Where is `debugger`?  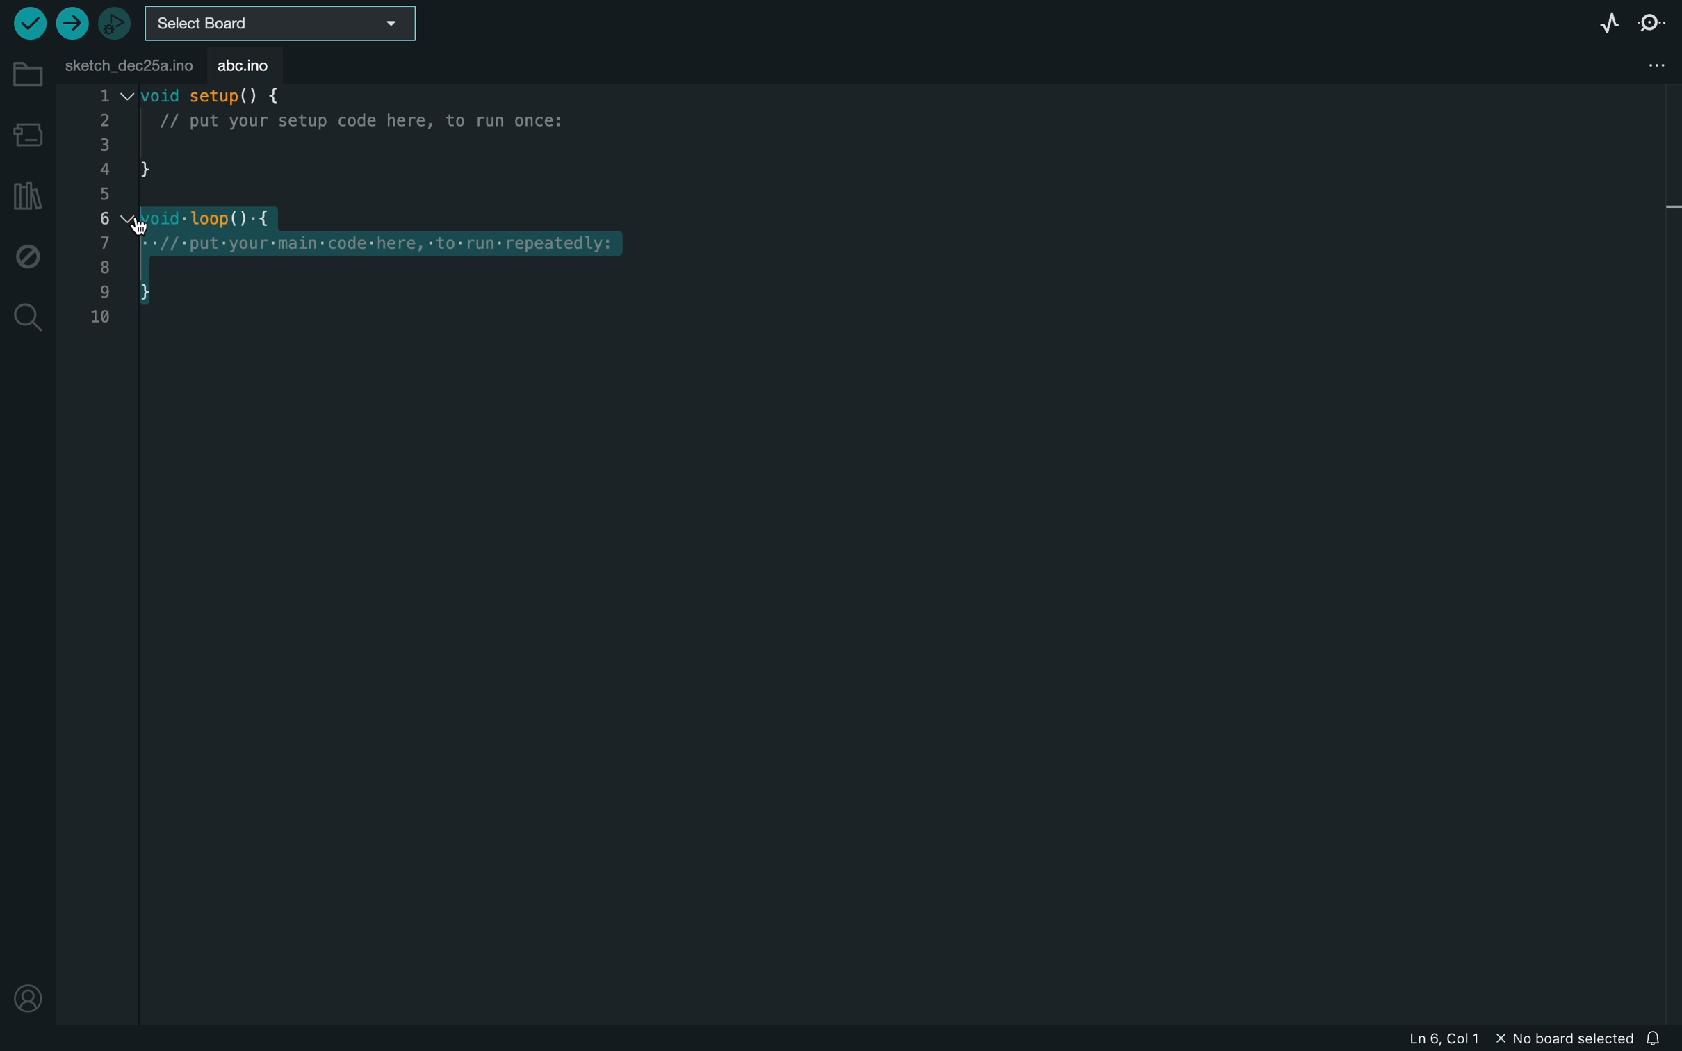 debugger is located at coordinates (116, 21).